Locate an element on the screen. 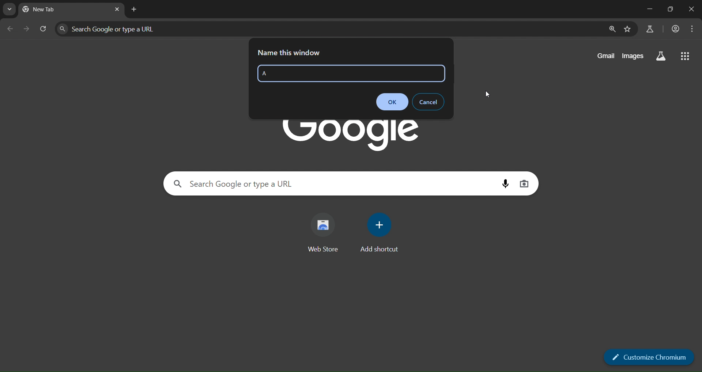  menu is located at coordinates (694, 29).